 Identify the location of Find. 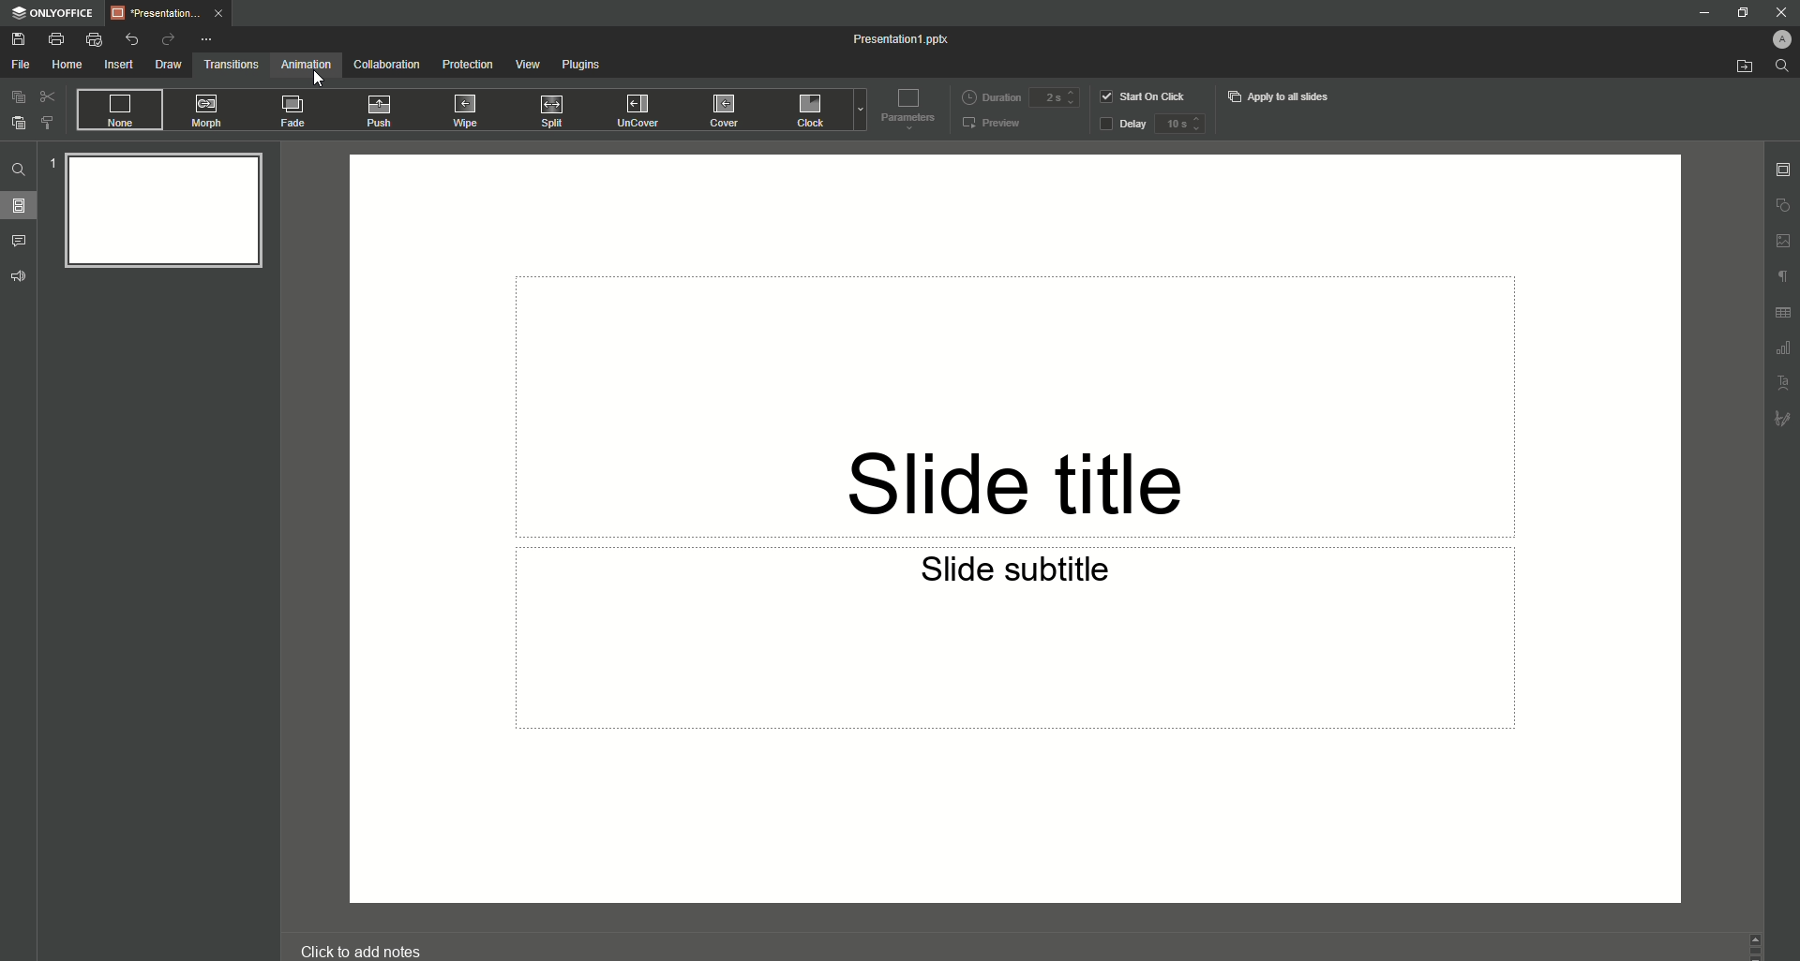
(19, 170).